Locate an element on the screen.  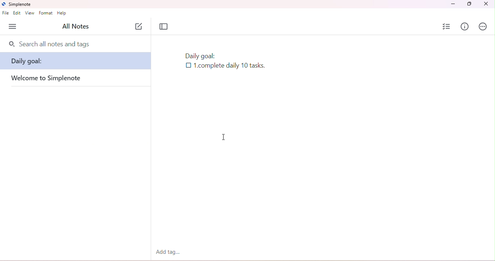
close is located at coordinates (486, 4).